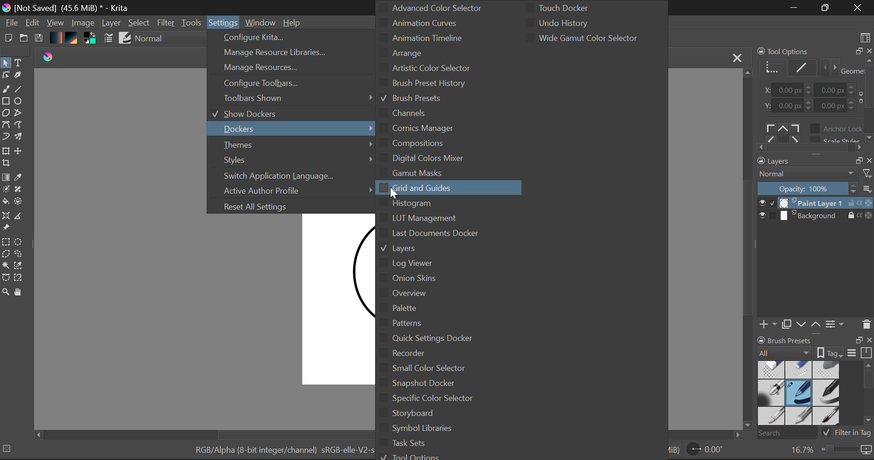 The height and width of the screenshot is (460, 874). Describe the element at coordinates (125, 39) in the screenshot. I see `Brush Presets` at that location.